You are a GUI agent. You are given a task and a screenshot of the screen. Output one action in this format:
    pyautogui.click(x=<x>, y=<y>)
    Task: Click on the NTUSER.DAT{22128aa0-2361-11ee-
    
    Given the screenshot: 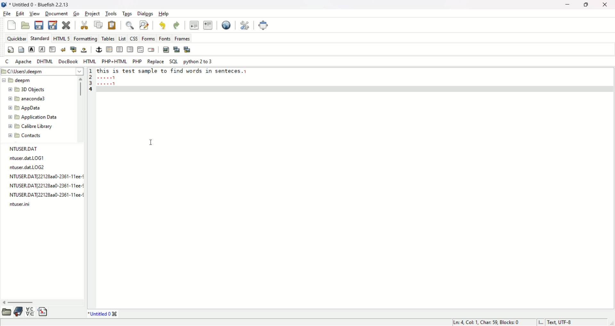 What is the action you would take?
    pyautogui.click(x=46, y=185)
    